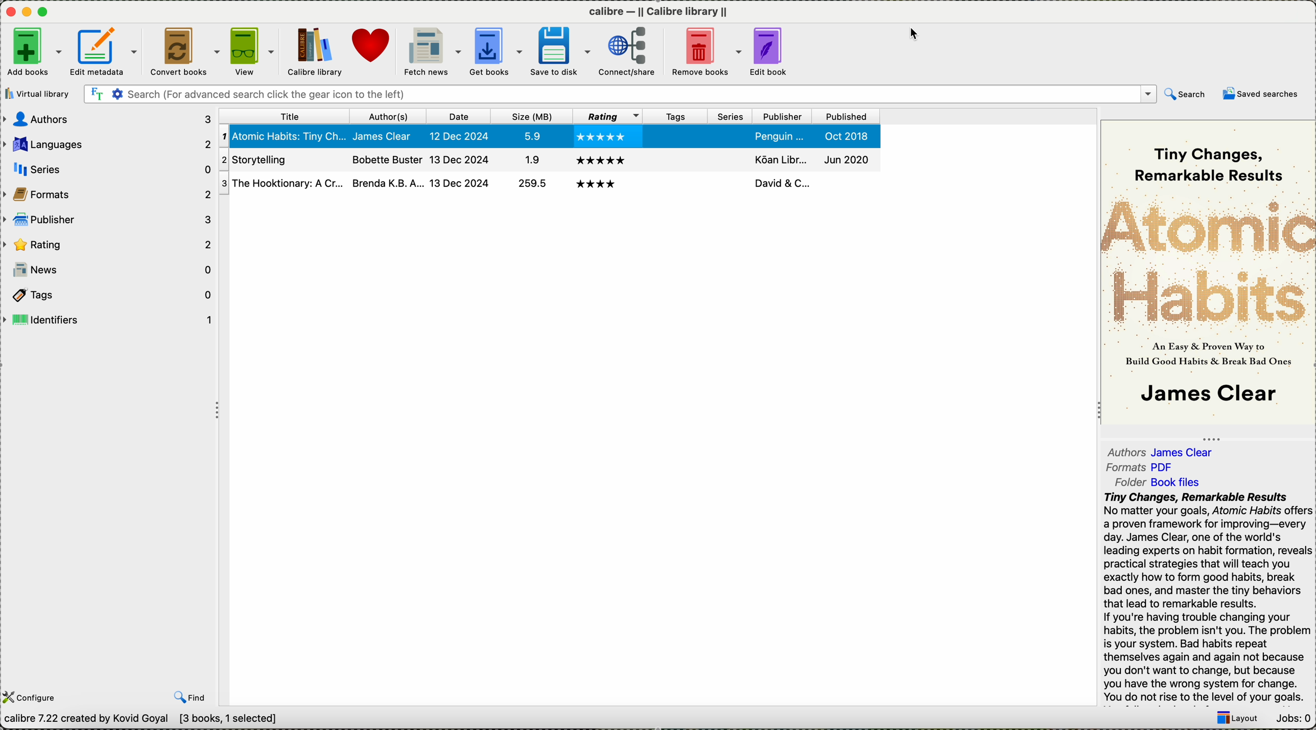 The image size is (1316, 730). I want to click on publisher, so click(107, 219).